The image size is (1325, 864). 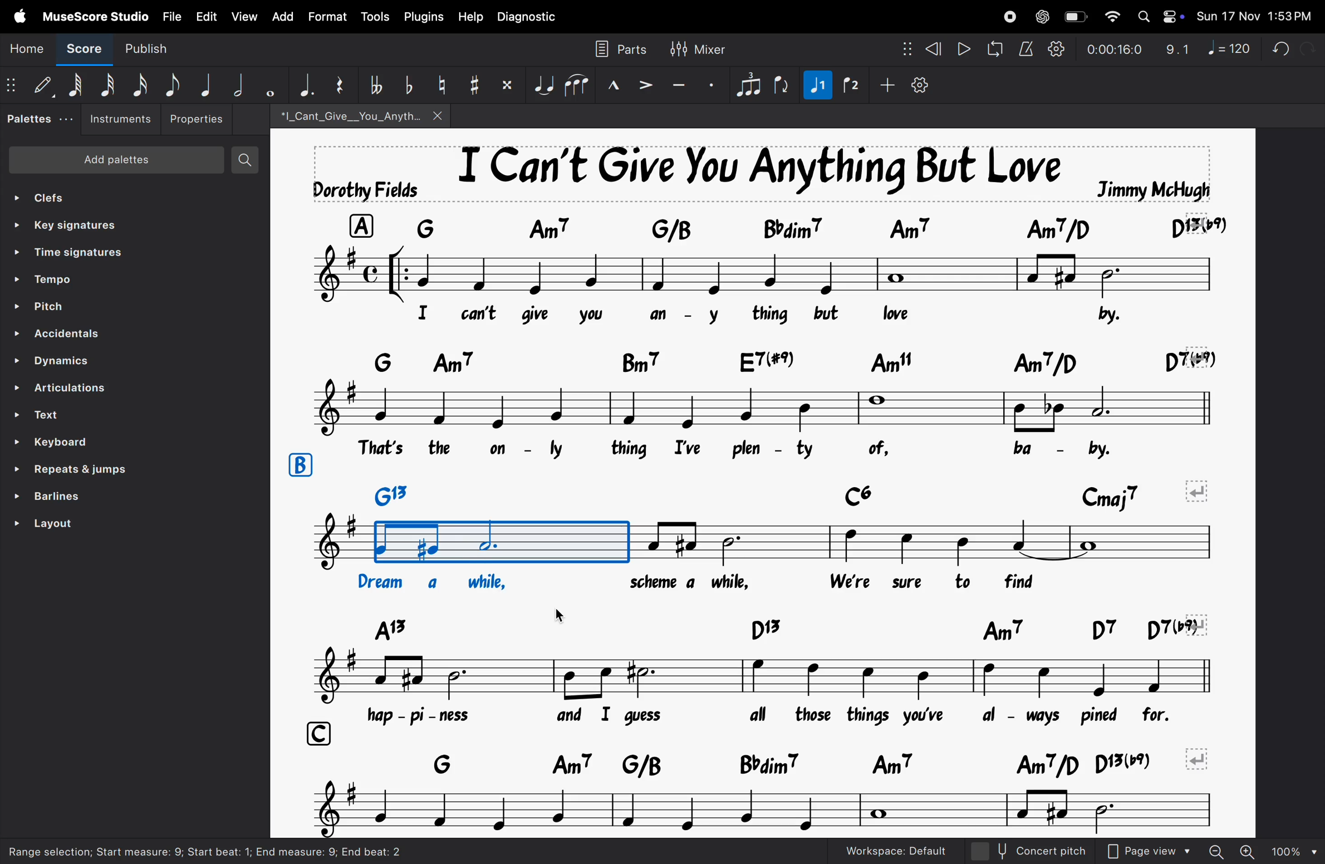 What do you see at coordinates (758, 448) in the screenshot?
I see `lyrics` at bounding box center [758, 448].